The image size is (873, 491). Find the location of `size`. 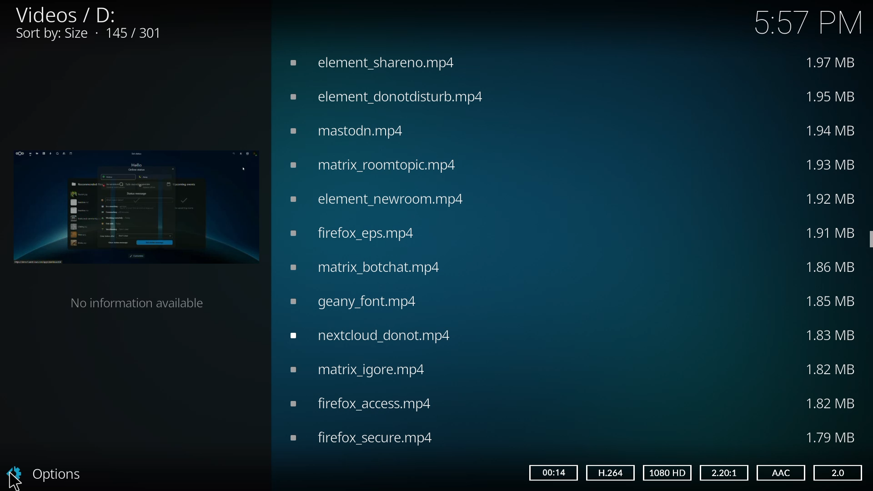

size is located at coordinates (833, 301).